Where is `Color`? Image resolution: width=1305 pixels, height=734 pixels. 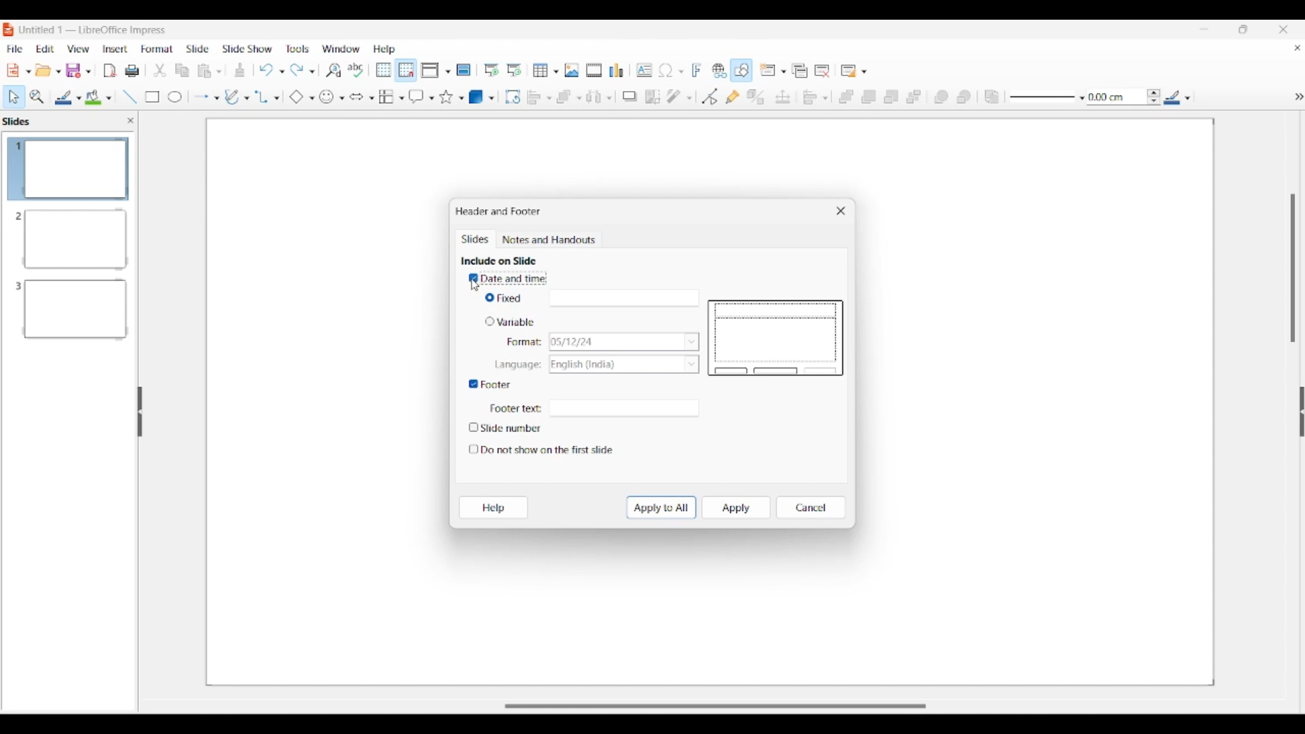 Color is located at coordinates (97, 95).